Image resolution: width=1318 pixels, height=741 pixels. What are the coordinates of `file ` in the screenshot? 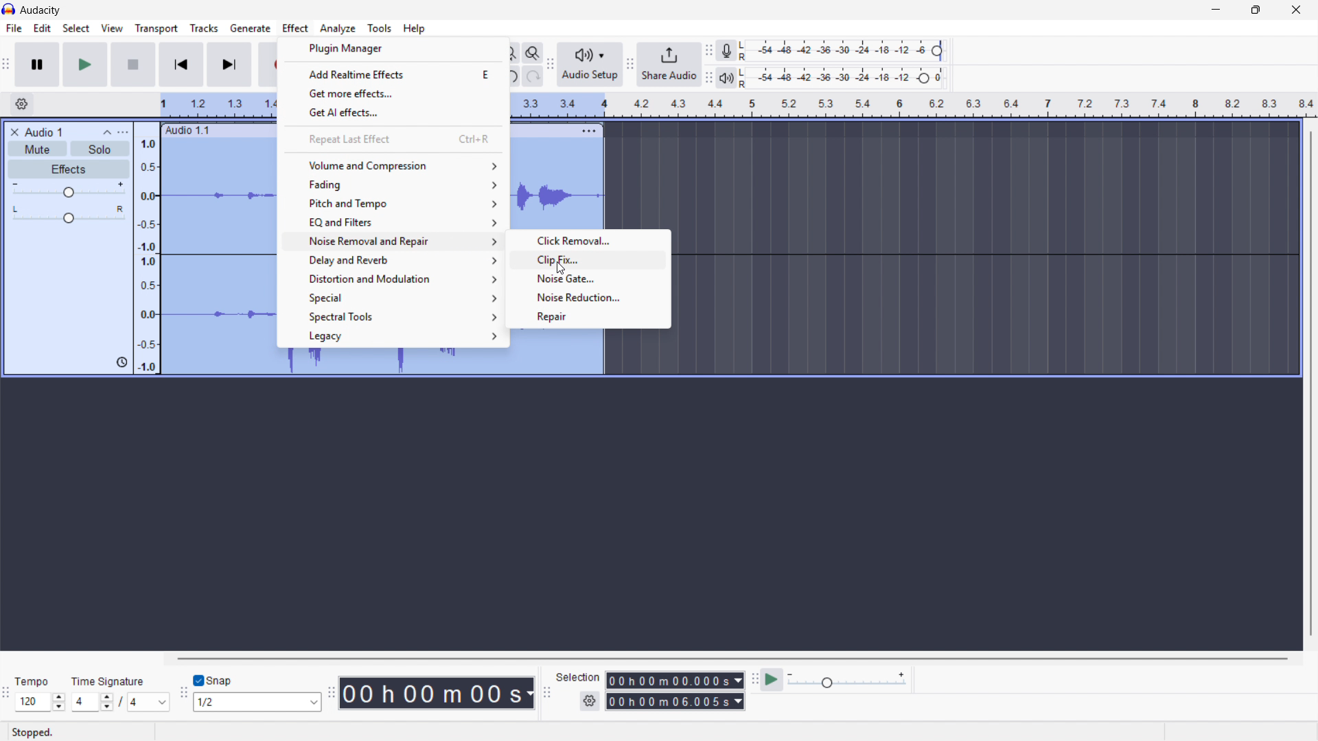 It's located at (13, 28).